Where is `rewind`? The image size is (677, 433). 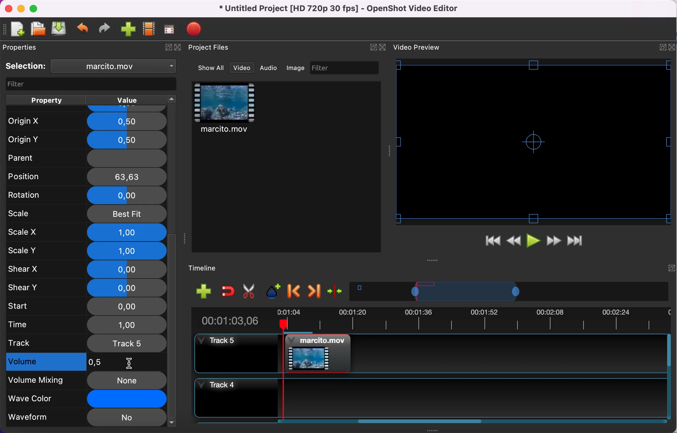 rewind is located at coordinates (514, 243).